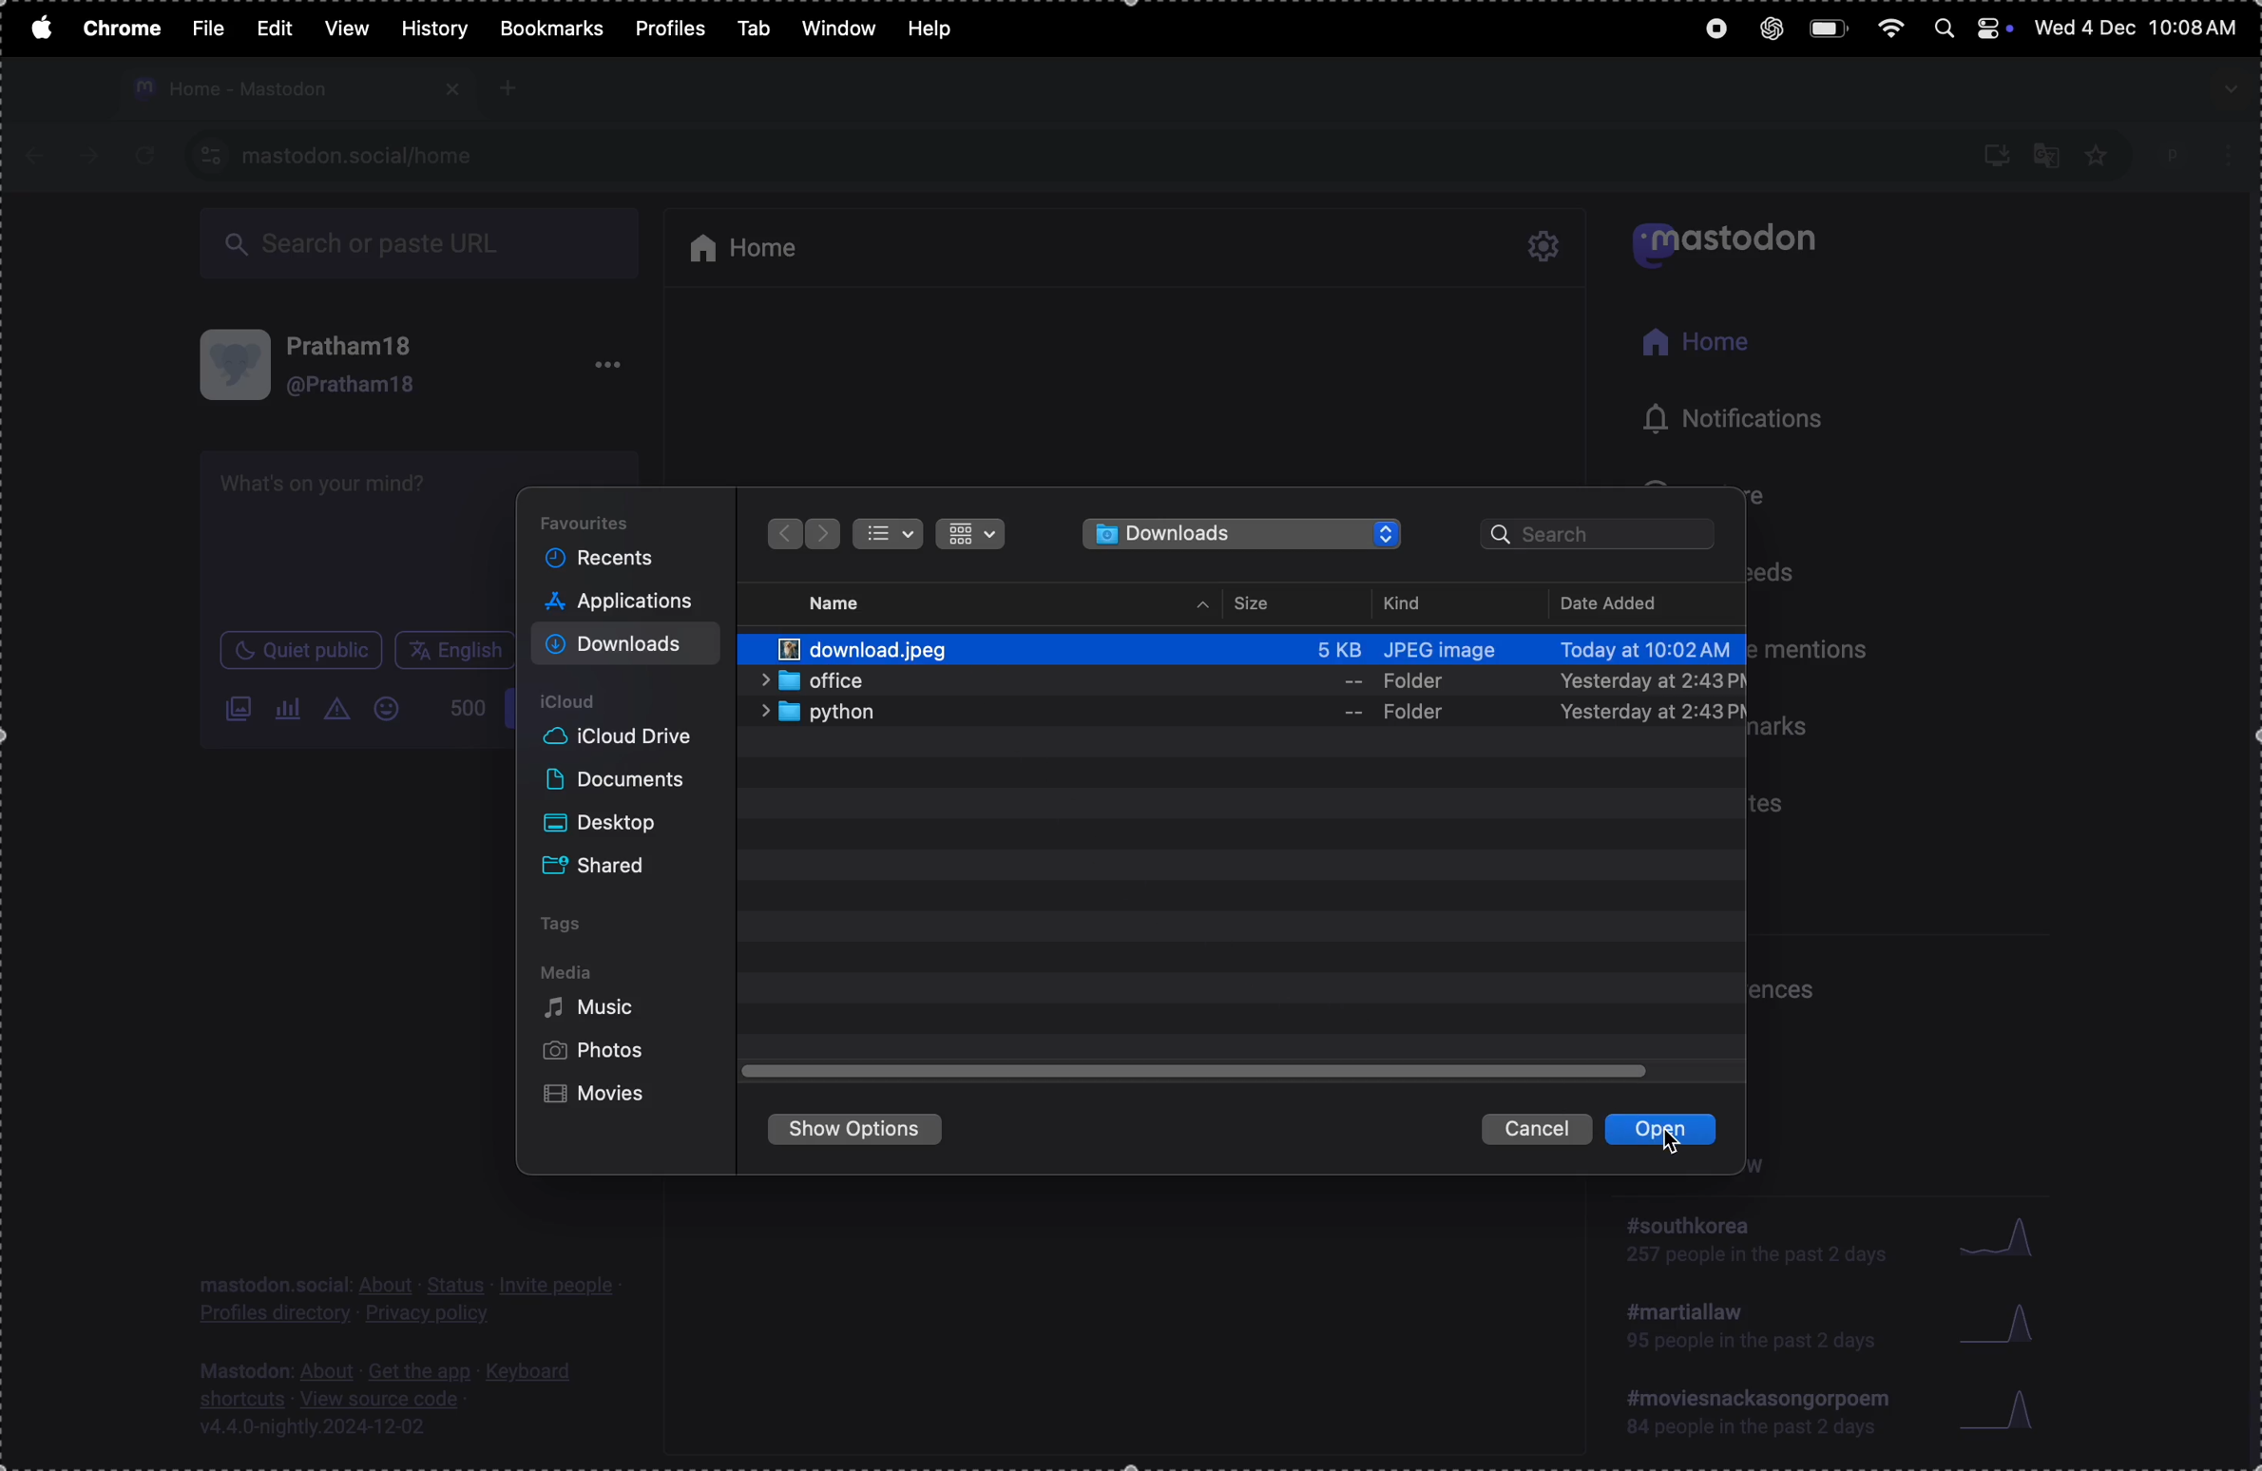  Describe the element at coordinates (1763, 28) in the screenshot. I see `chatgpt` at that location.